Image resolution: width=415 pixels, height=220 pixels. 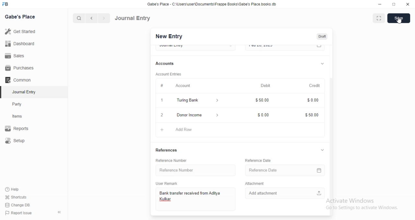 I want to click on turing bank, so click(x=196, y=101).